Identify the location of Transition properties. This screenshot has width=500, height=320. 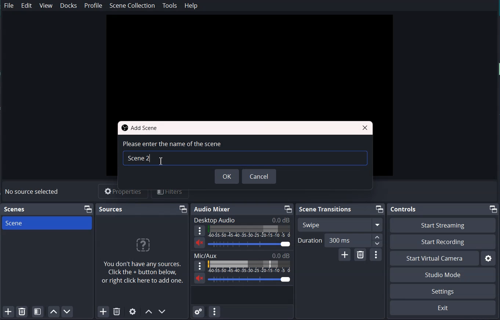
(376, 255).